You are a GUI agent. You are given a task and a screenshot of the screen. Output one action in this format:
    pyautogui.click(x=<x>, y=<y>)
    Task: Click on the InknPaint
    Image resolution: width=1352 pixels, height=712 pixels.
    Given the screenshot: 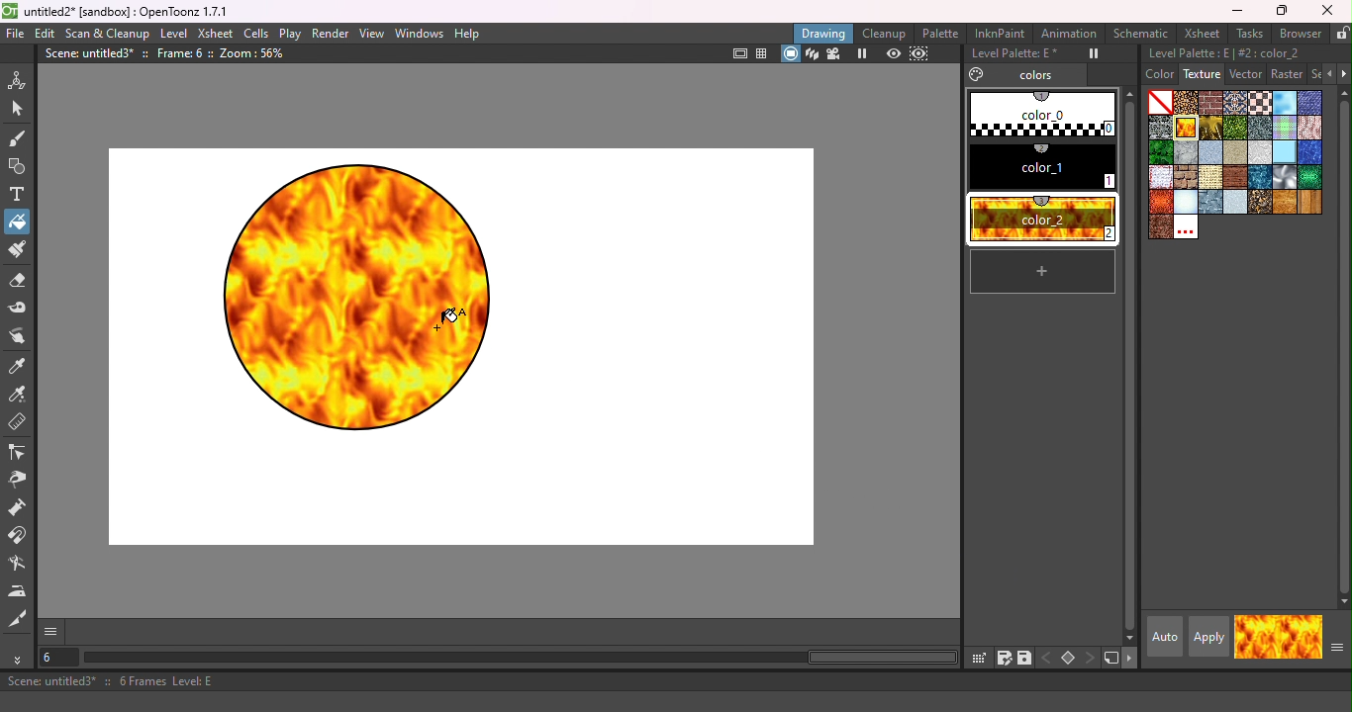 What is the action you would take?
    pyautogui.click(x=1003, y=33)
    